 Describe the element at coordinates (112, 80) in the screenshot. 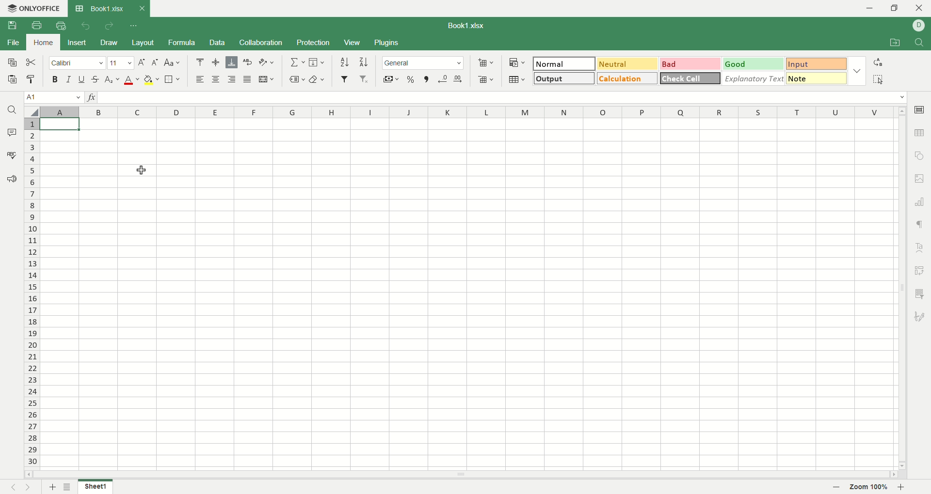

I see `subscript/superscript` at that location.